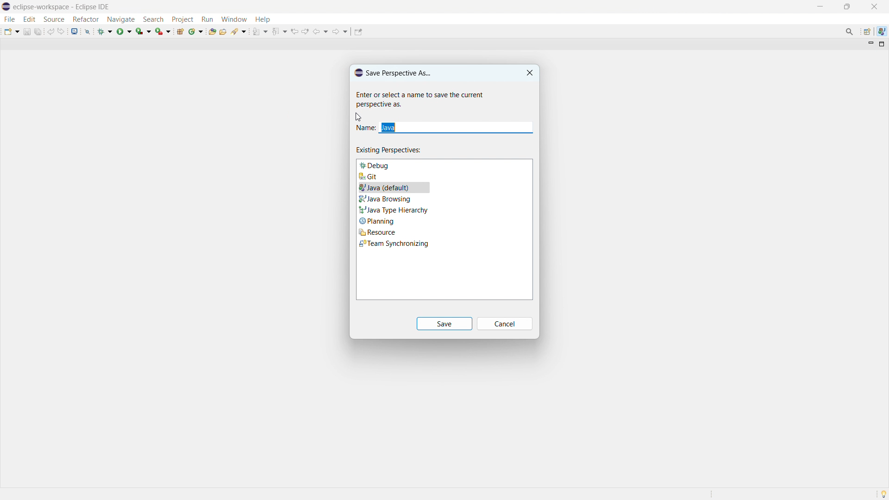 This screenshot has height=500, width=889. Describe the element at coordinates (144, 31) in the screenshot. I see `coverage` at that location.